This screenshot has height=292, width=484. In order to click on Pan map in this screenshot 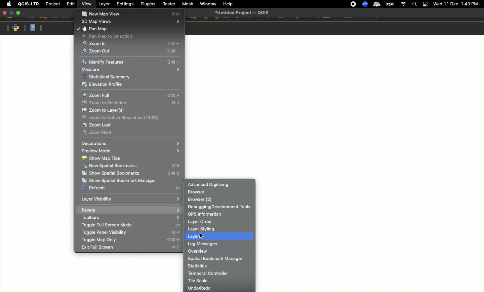, I will do `click(128, 28)`.